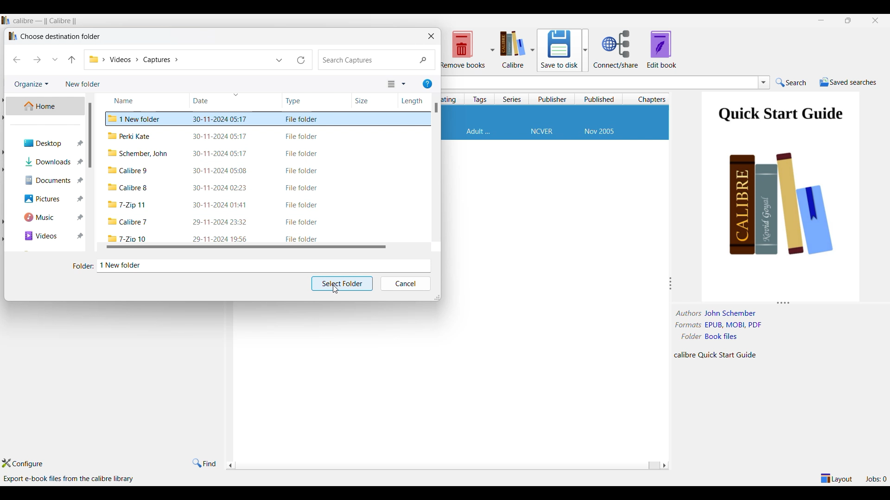 The width and height of the screenshot is (890, 500). I want to click on Name column, so click(133, 99).